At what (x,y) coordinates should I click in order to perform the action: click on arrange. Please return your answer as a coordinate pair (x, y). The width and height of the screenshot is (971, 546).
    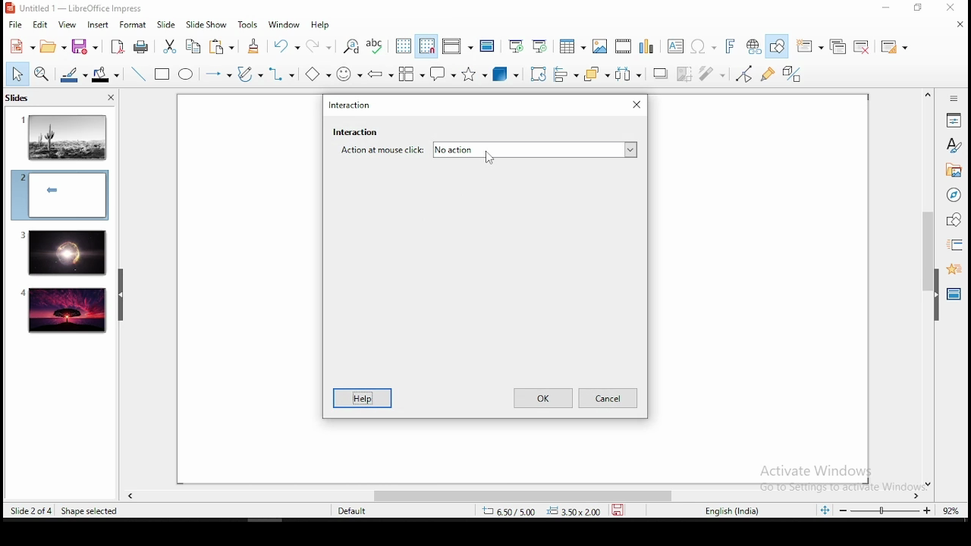
    Looking at the image, I should click on (595, 75).